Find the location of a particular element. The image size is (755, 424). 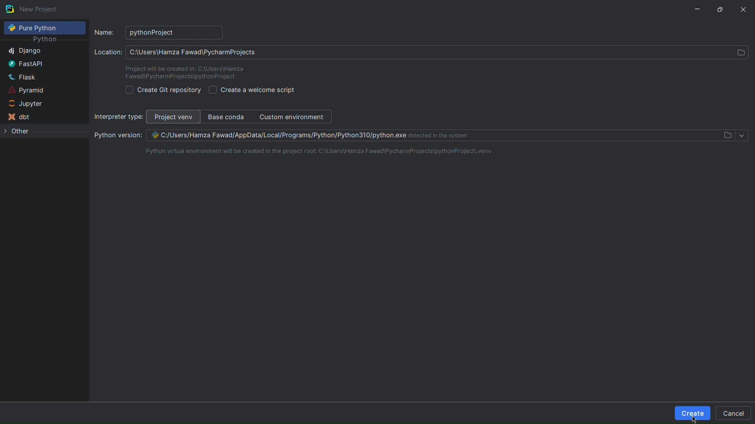

Project venv is located at coordinates (173, 117).